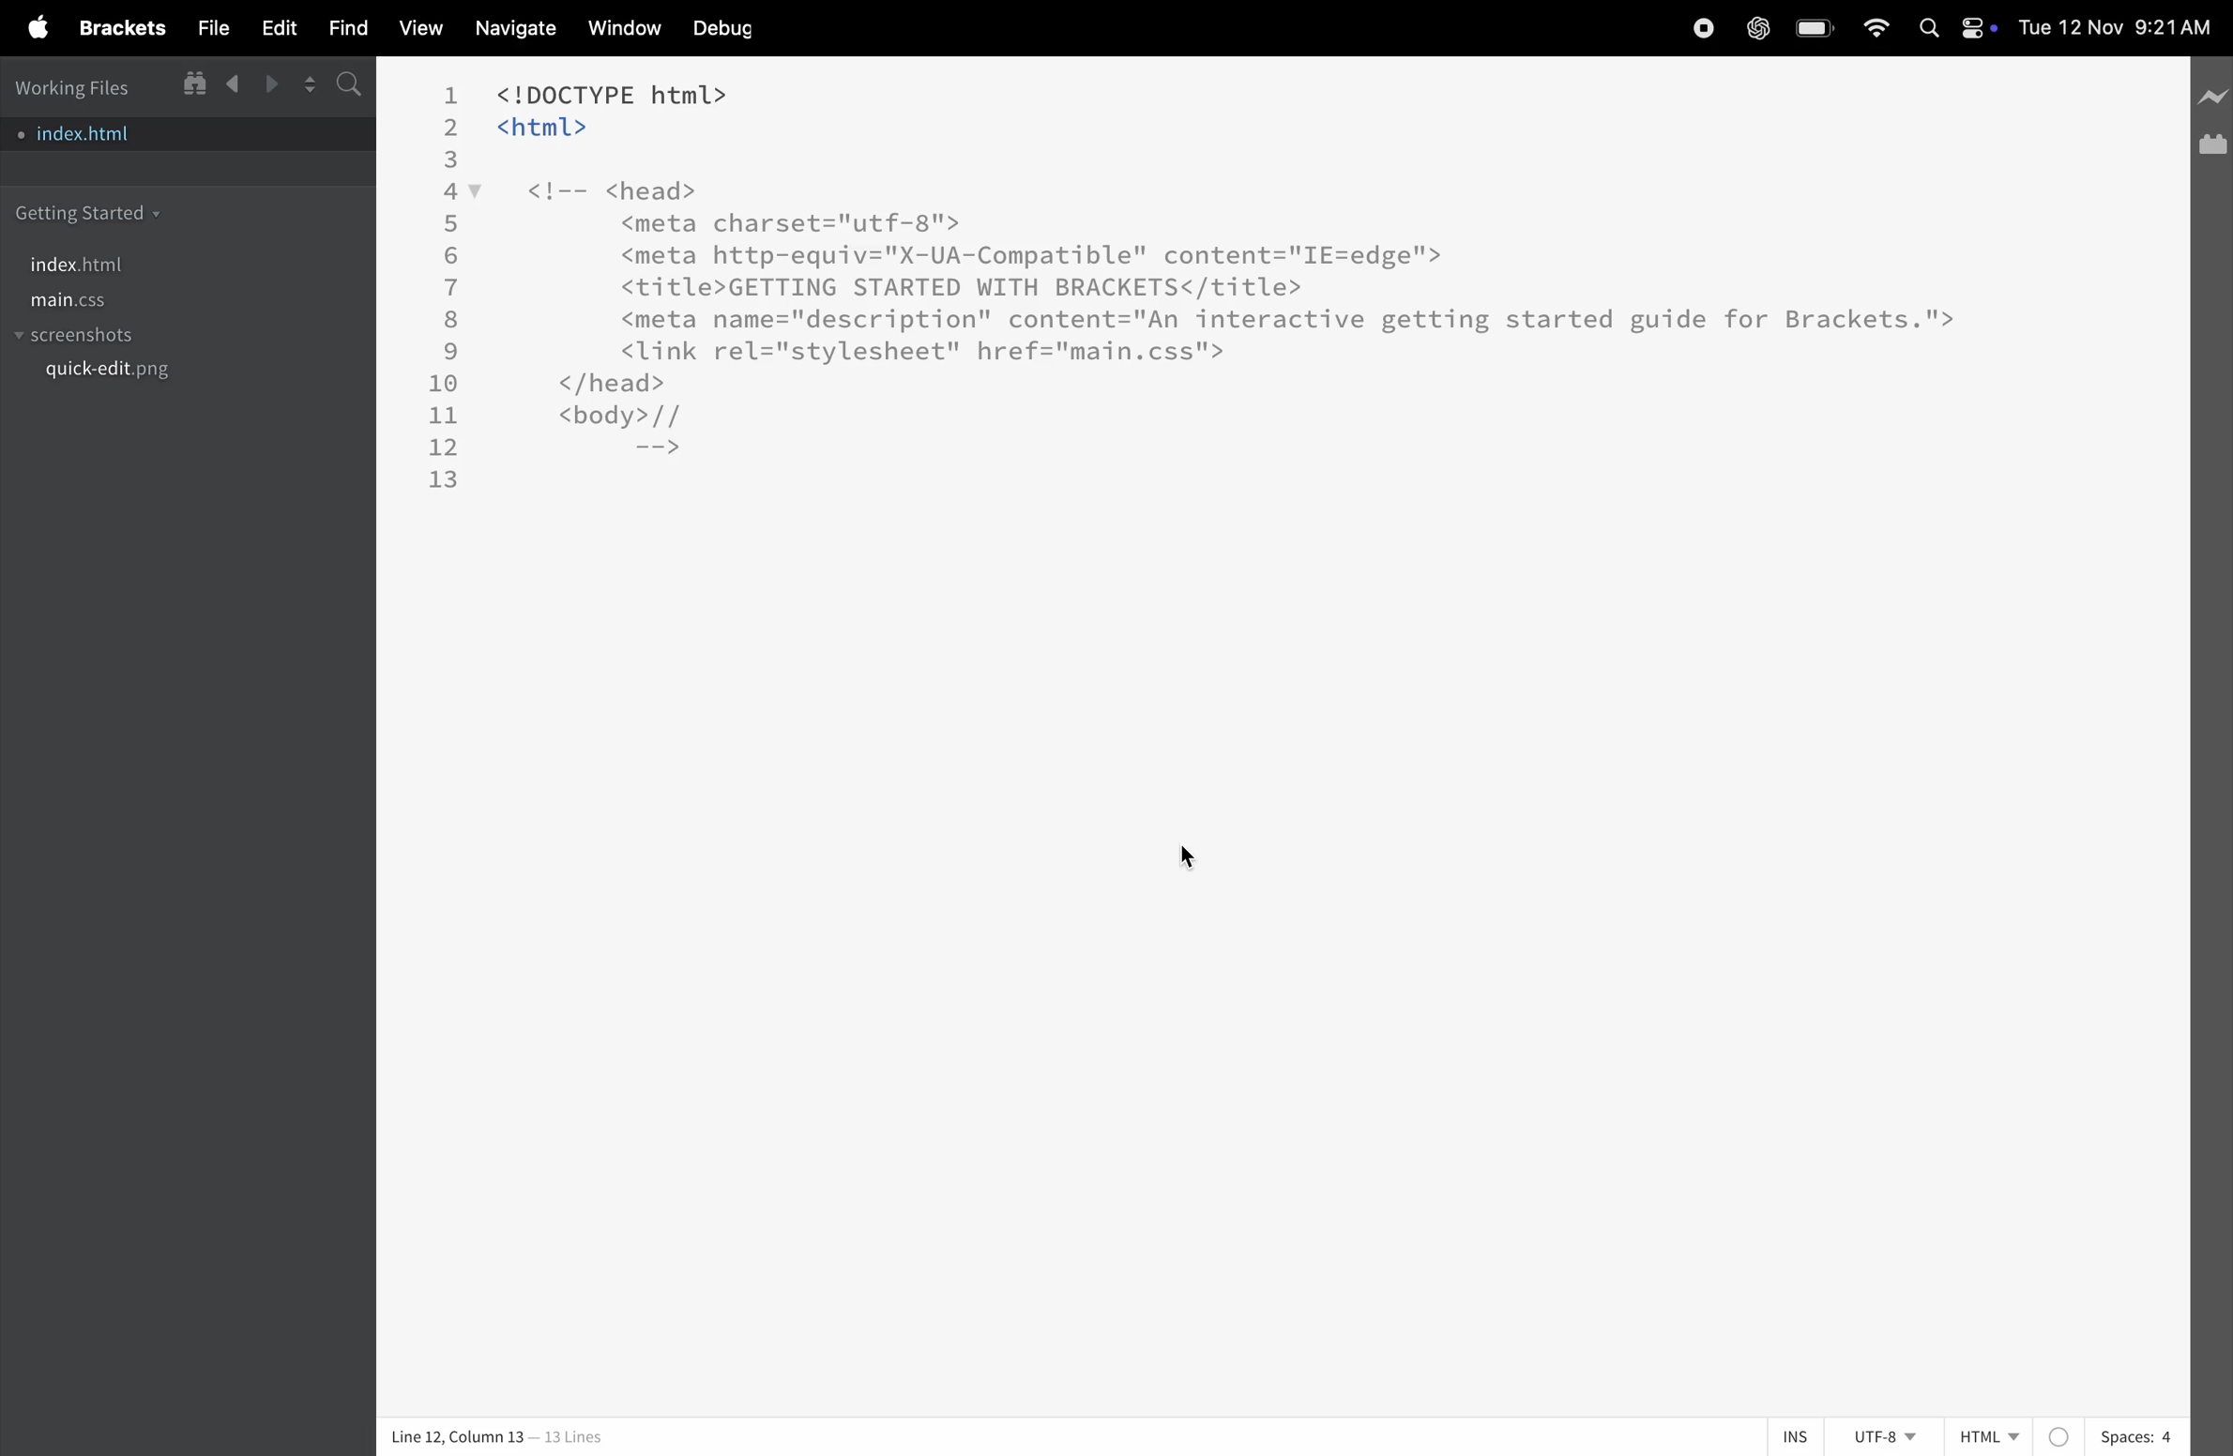 The image size is (2233, 1456). I want to click on cursor, so click(1195, 856).